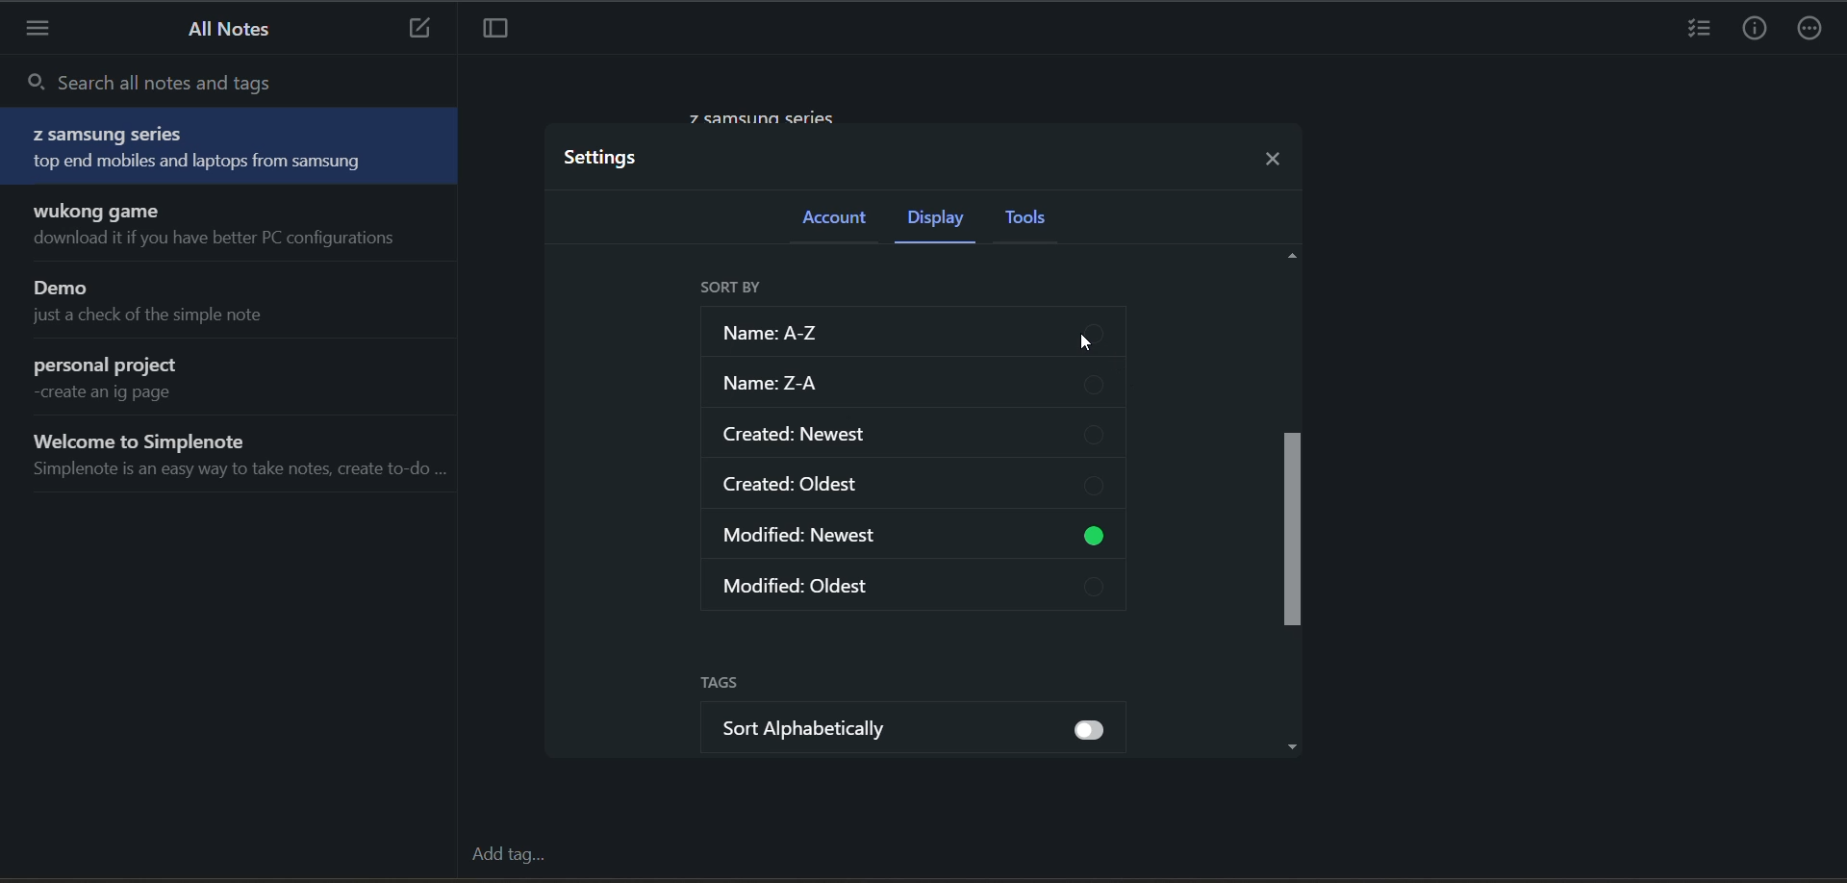 The image size is (1847, 883). Describe the element at coordinates (231, 147) in the screenshot. I see `Z samsung series
top end mobiles and laptops from samsung` at that location.